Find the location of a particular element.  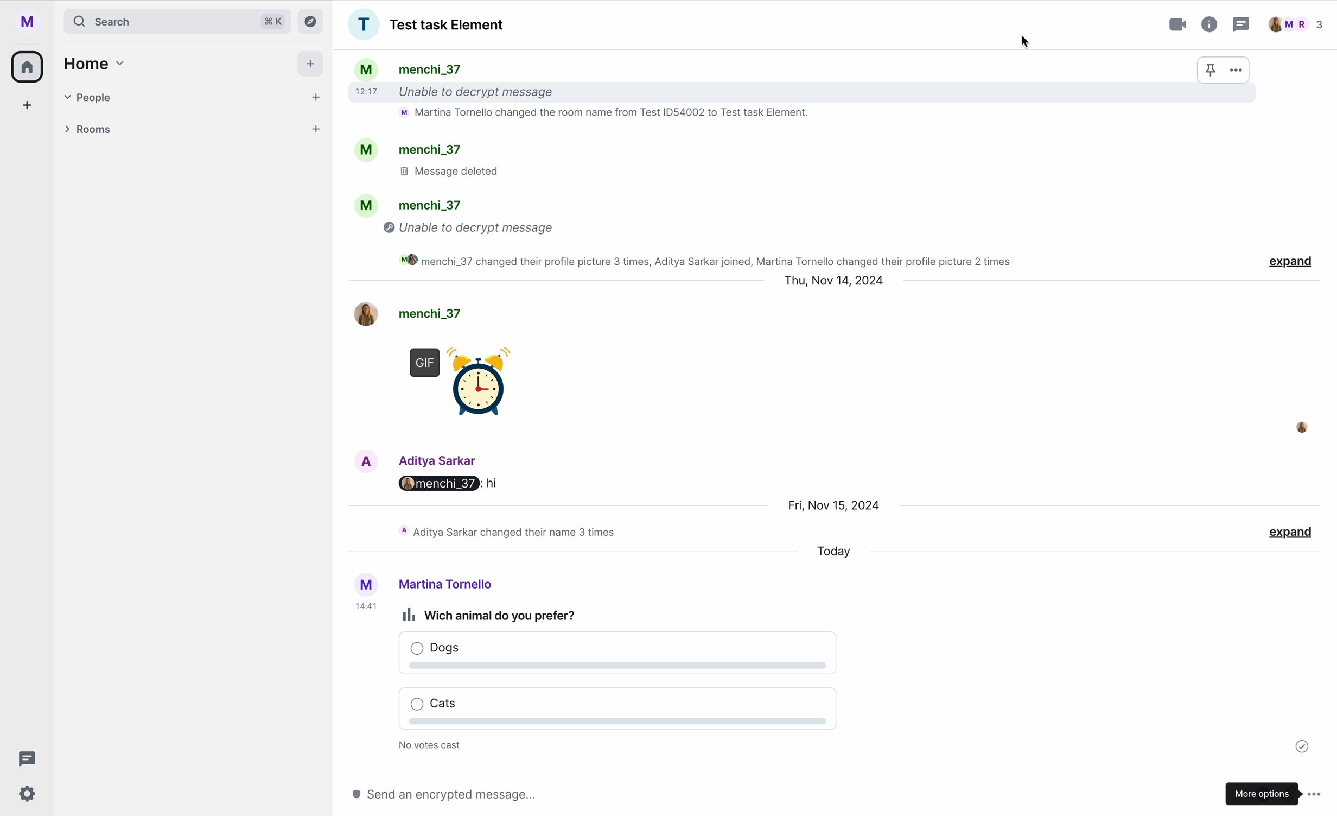

today is located at coordinates (836, 553).